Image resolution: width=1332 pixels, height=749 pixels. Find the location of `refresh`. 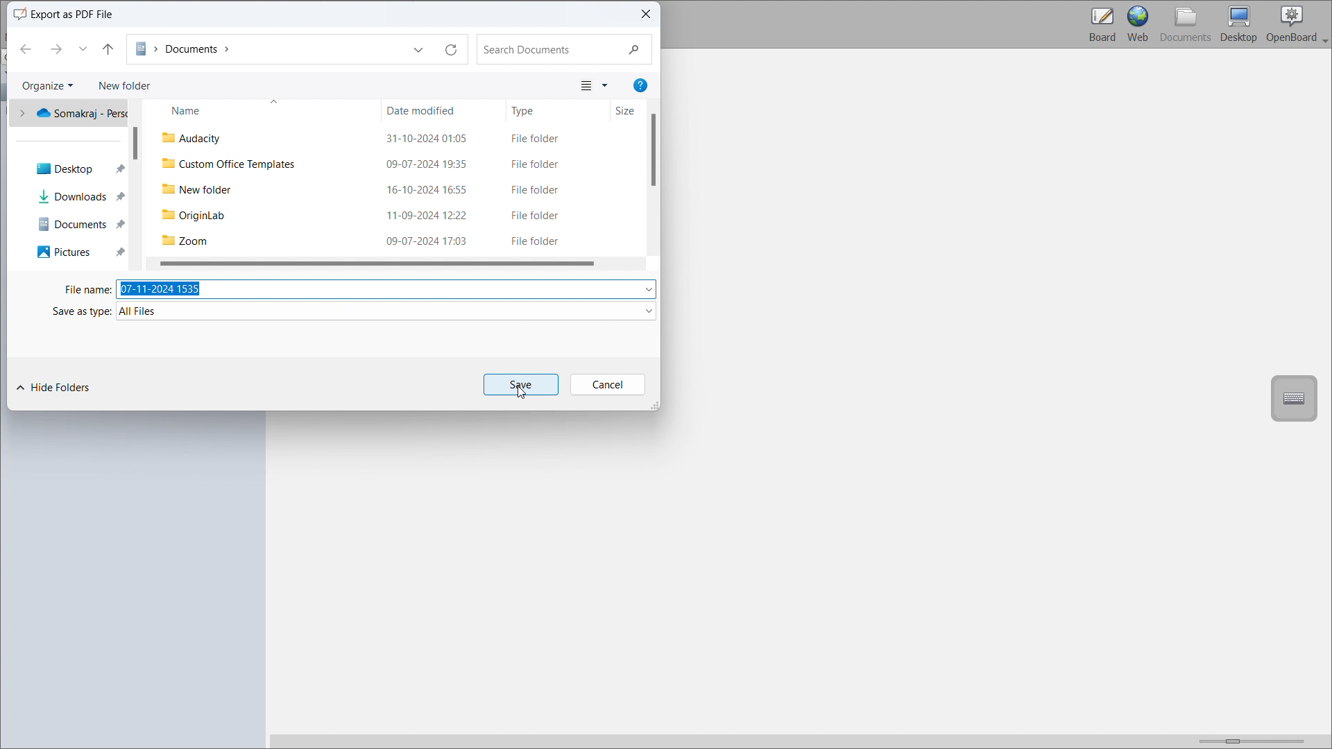

refresh is located at coordinates (452, 52).